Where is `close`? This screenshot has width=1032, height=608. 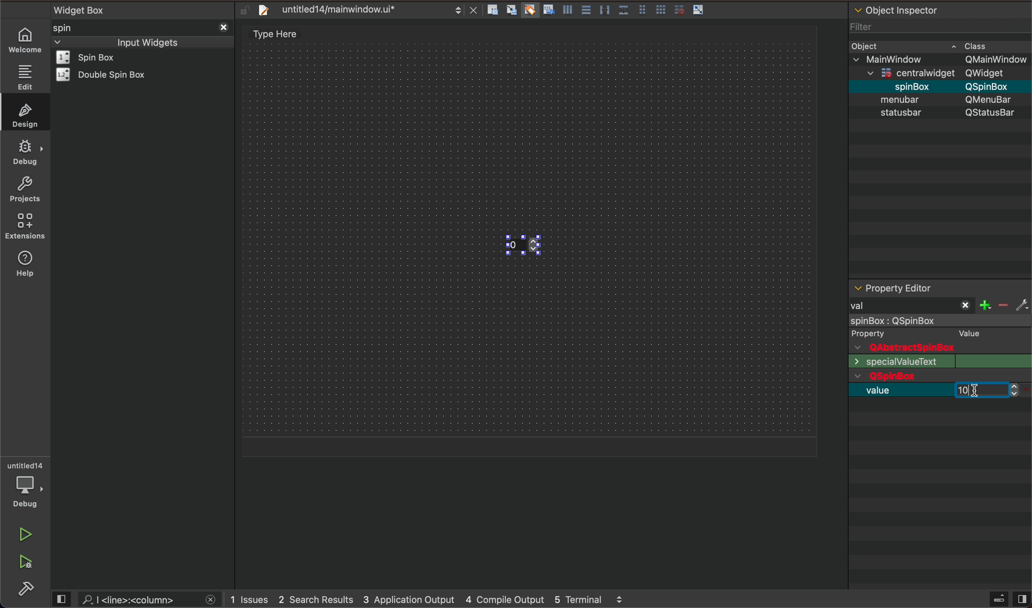 close is located at coordinates (222, 26).